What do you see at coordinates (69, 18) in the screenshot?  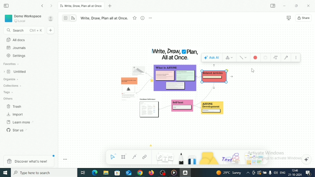 I see `Switch` at bounding box center [69, 18].